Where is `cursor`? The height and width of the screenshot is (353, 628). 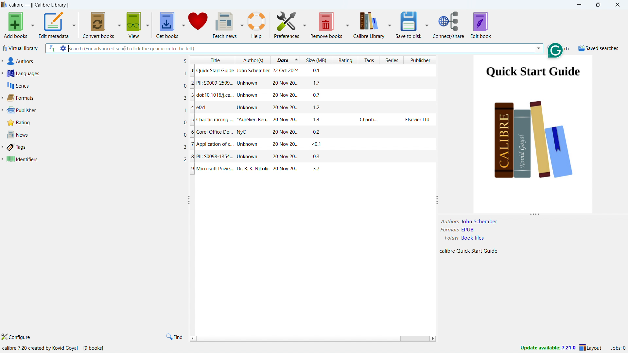
cursor is located at coordinates (126, 49).